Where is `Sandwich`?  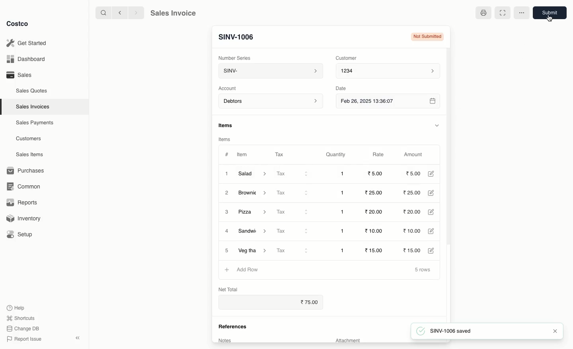
Sandwich is located at coordinates (251, 231).